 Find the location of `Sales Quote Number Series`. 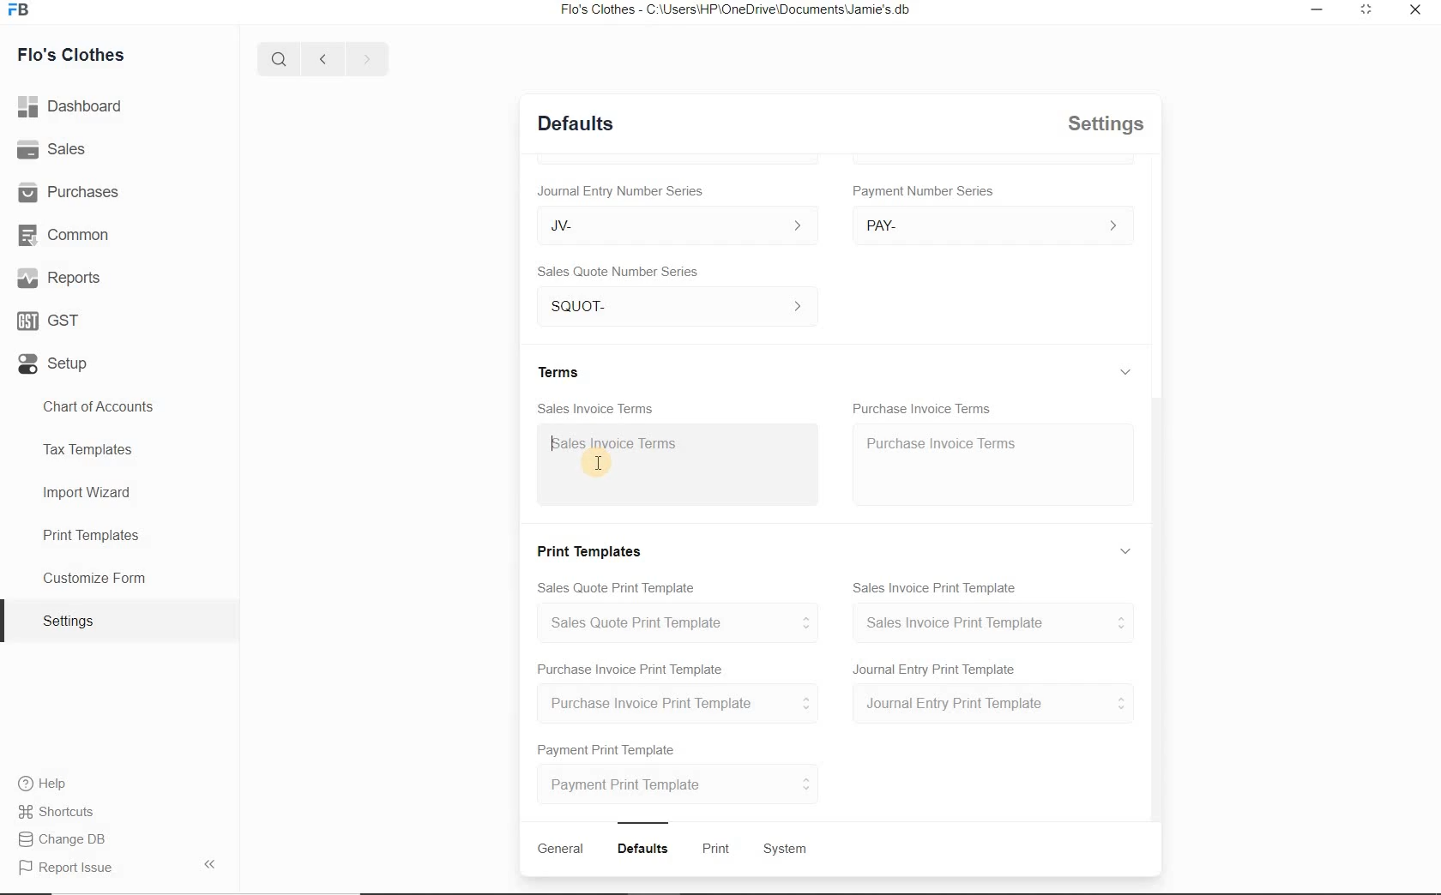

Sales Quote Number Series is located at coordinates (623, 270).